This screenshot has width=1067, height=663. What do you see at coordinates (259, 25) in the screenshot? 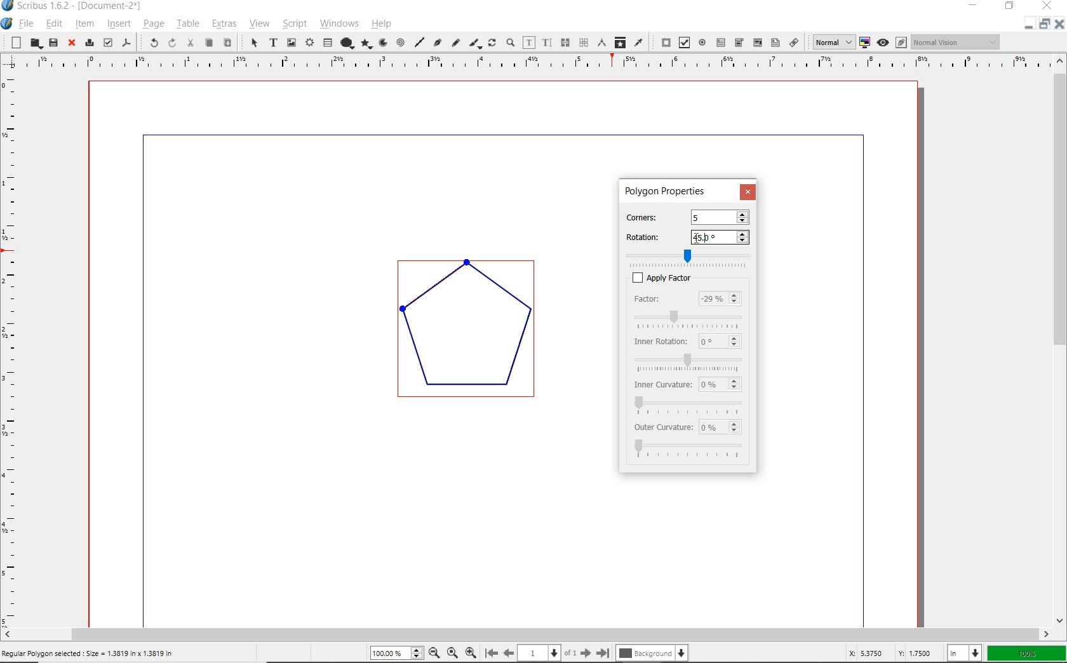
I see `view` at bounding box center [259, 25].